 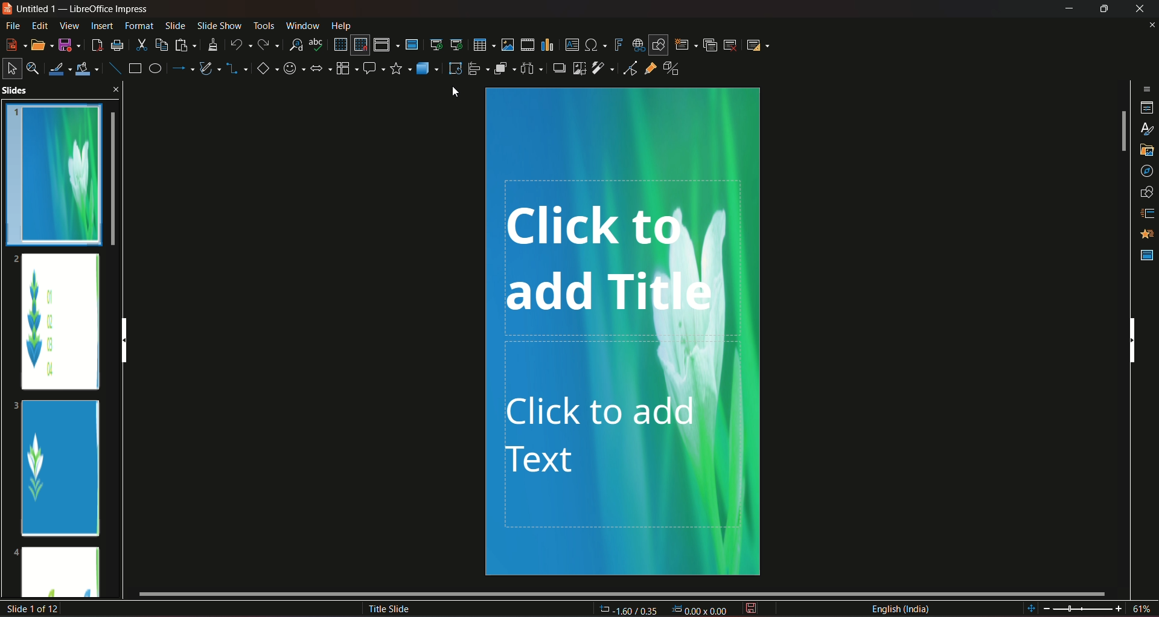 I want to click on toggle point edit, so click(x=628, y=70).